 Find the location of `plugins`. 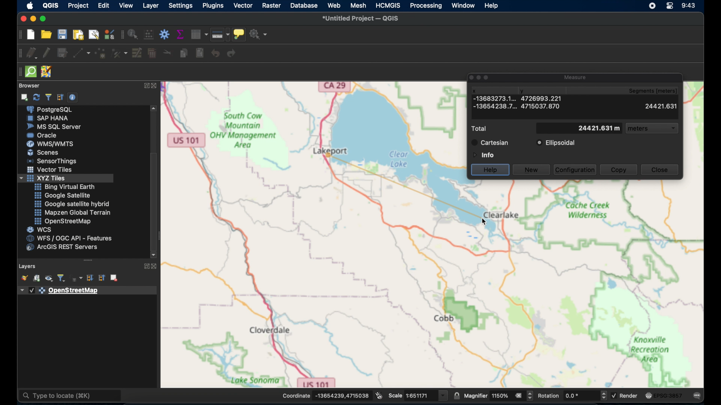

plugins is located at coordinates (213, 6).